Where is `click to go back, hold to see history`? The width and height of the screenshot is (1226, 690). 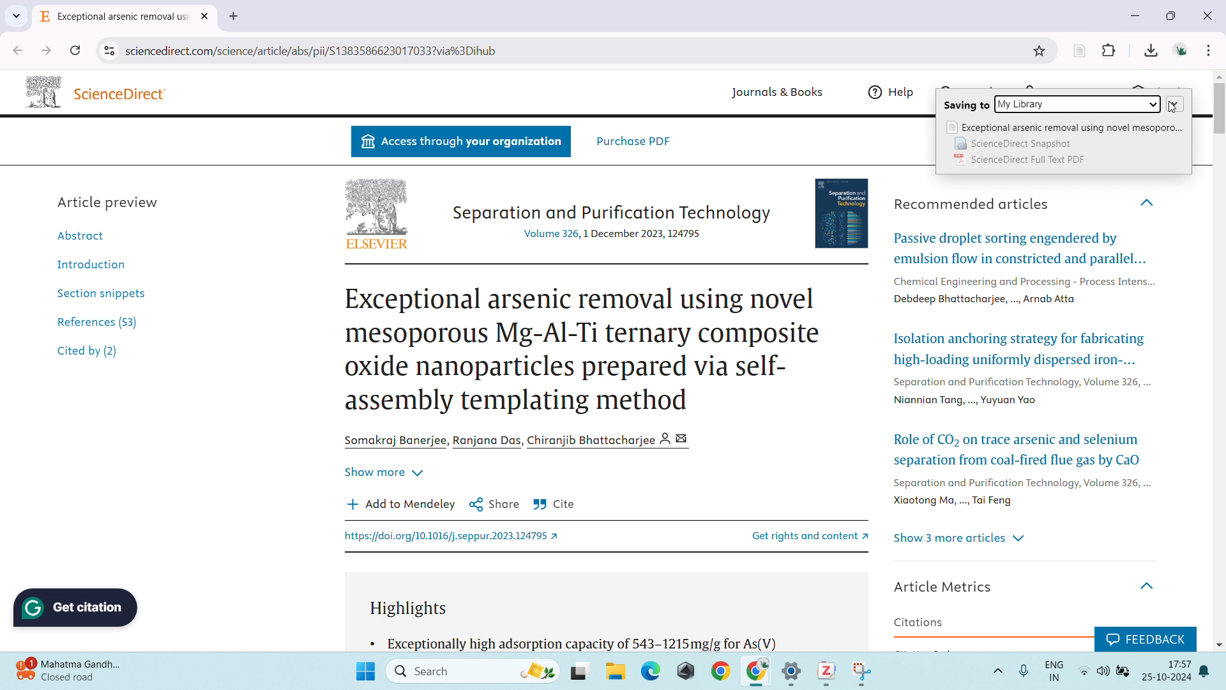
click to go back, hold to see history is located at coordinates (17, 50).